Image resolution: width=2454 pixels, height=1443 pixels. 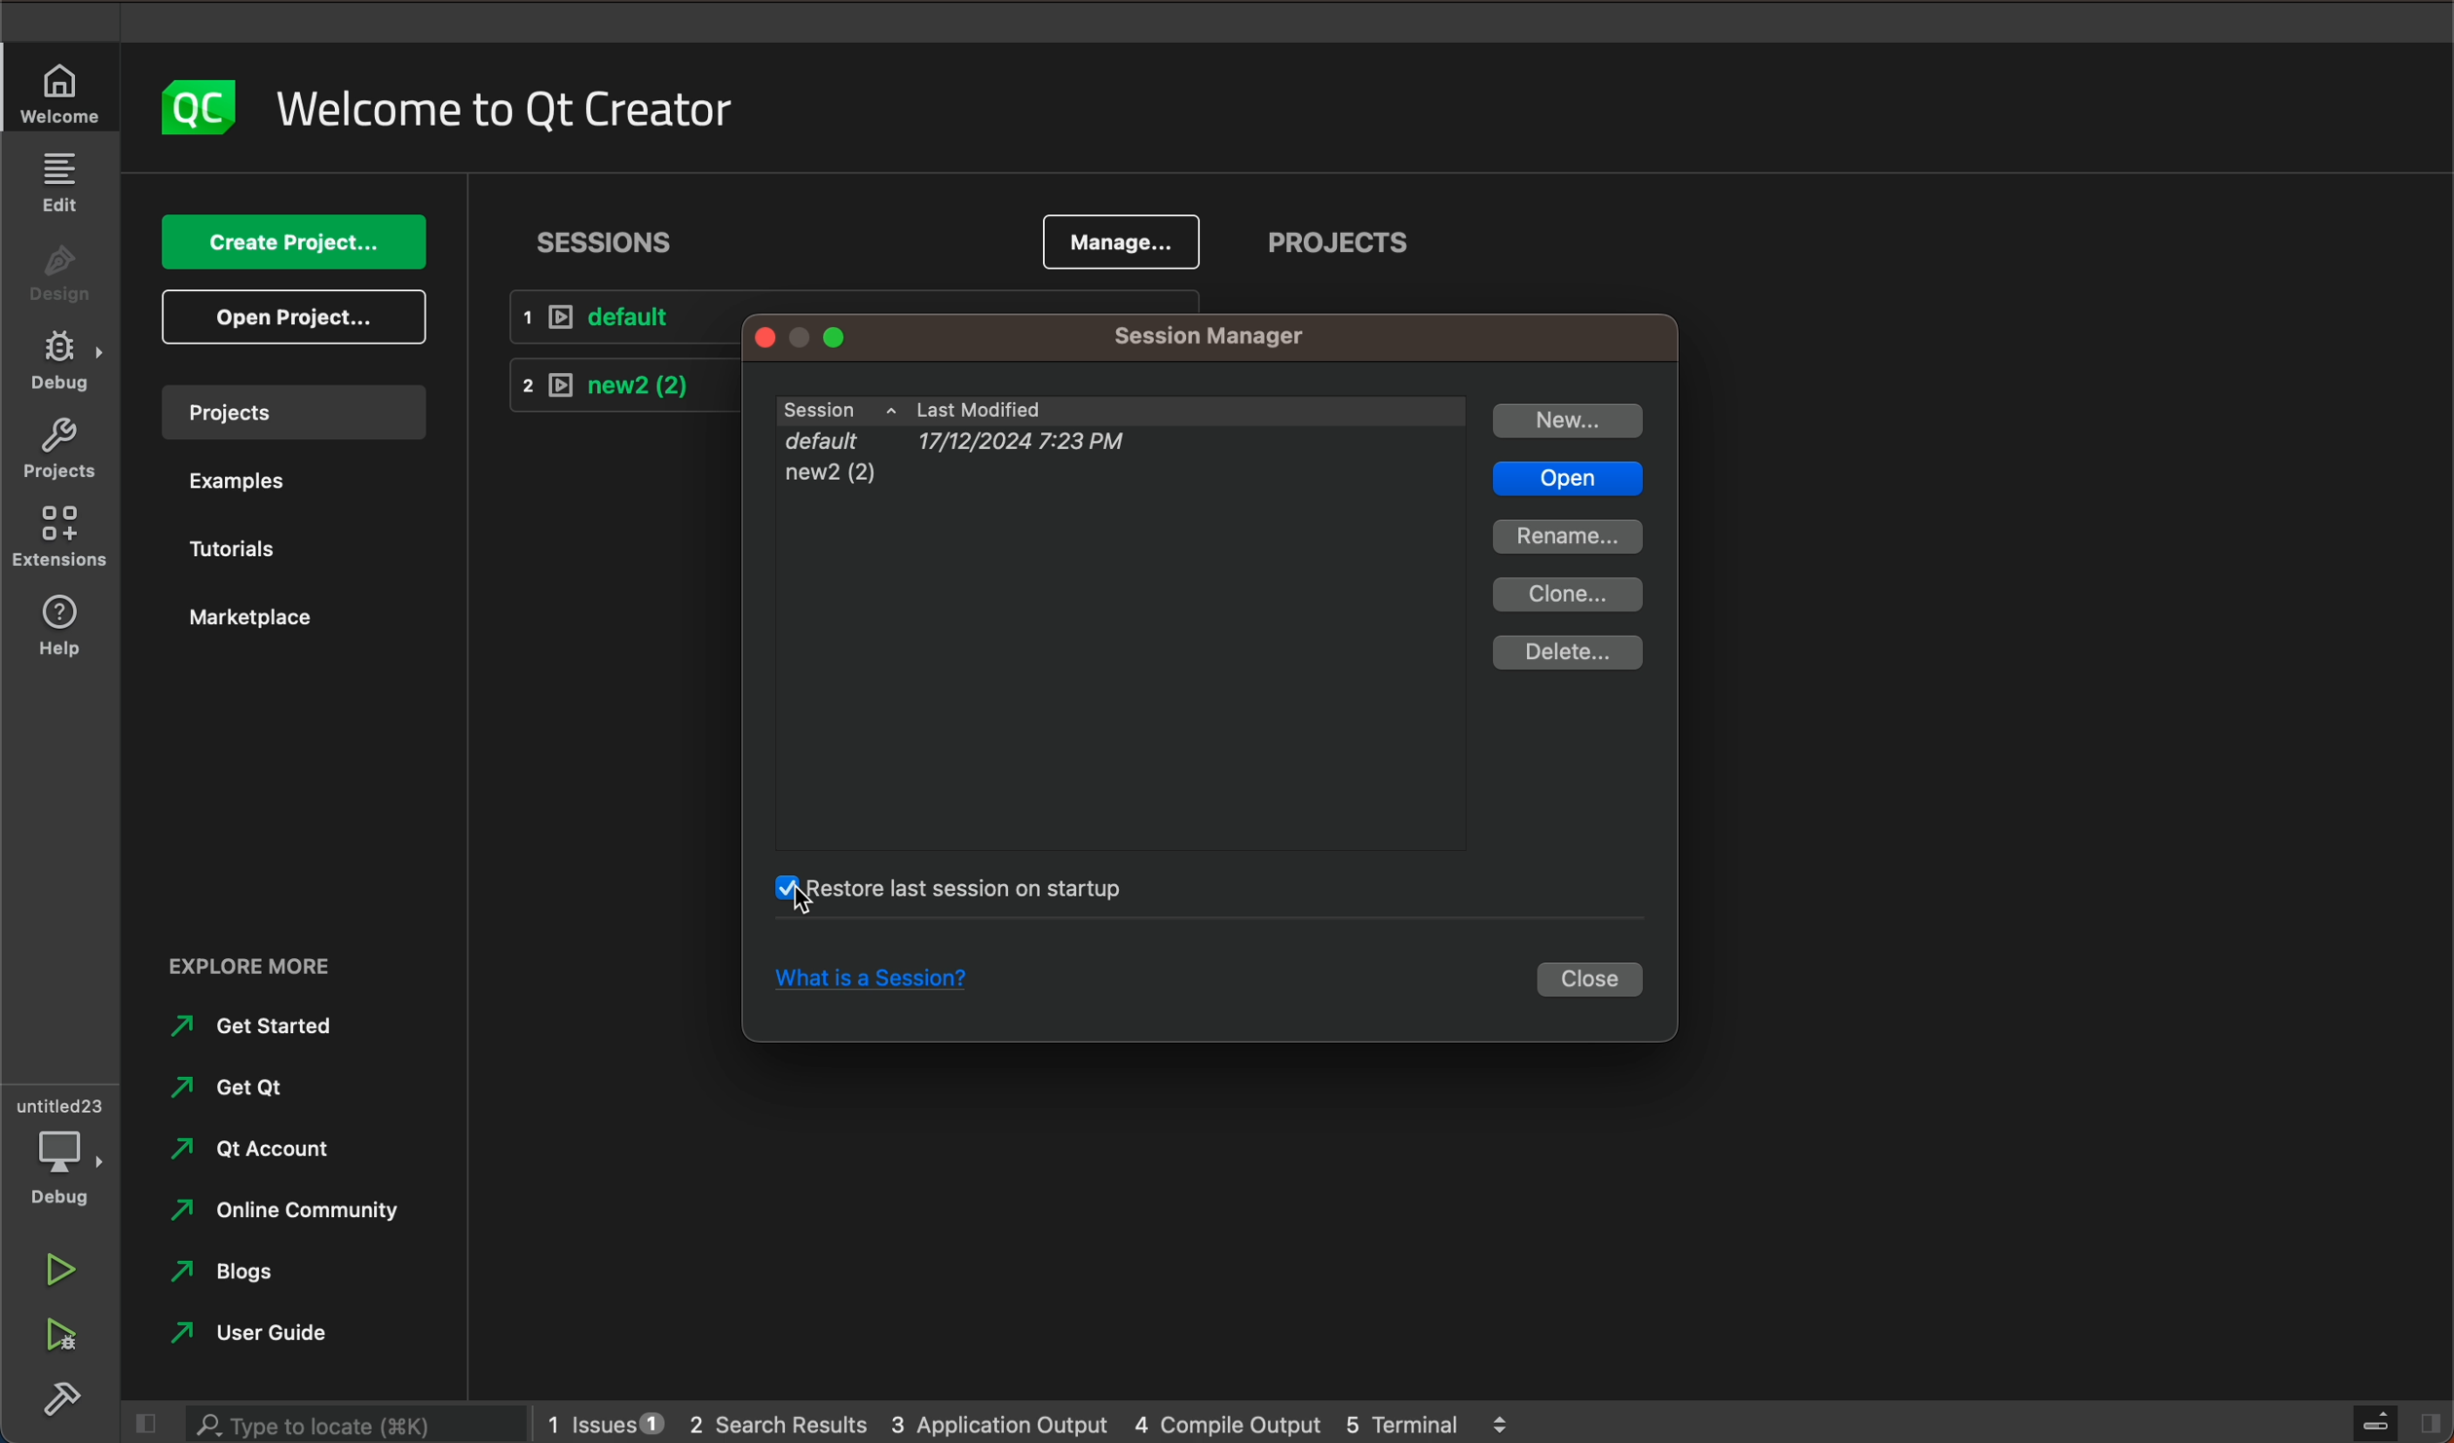 What do you see at coordinates (253, 1332) in the screenshot?
I see `user guide` at bounding box center [253, 1332].